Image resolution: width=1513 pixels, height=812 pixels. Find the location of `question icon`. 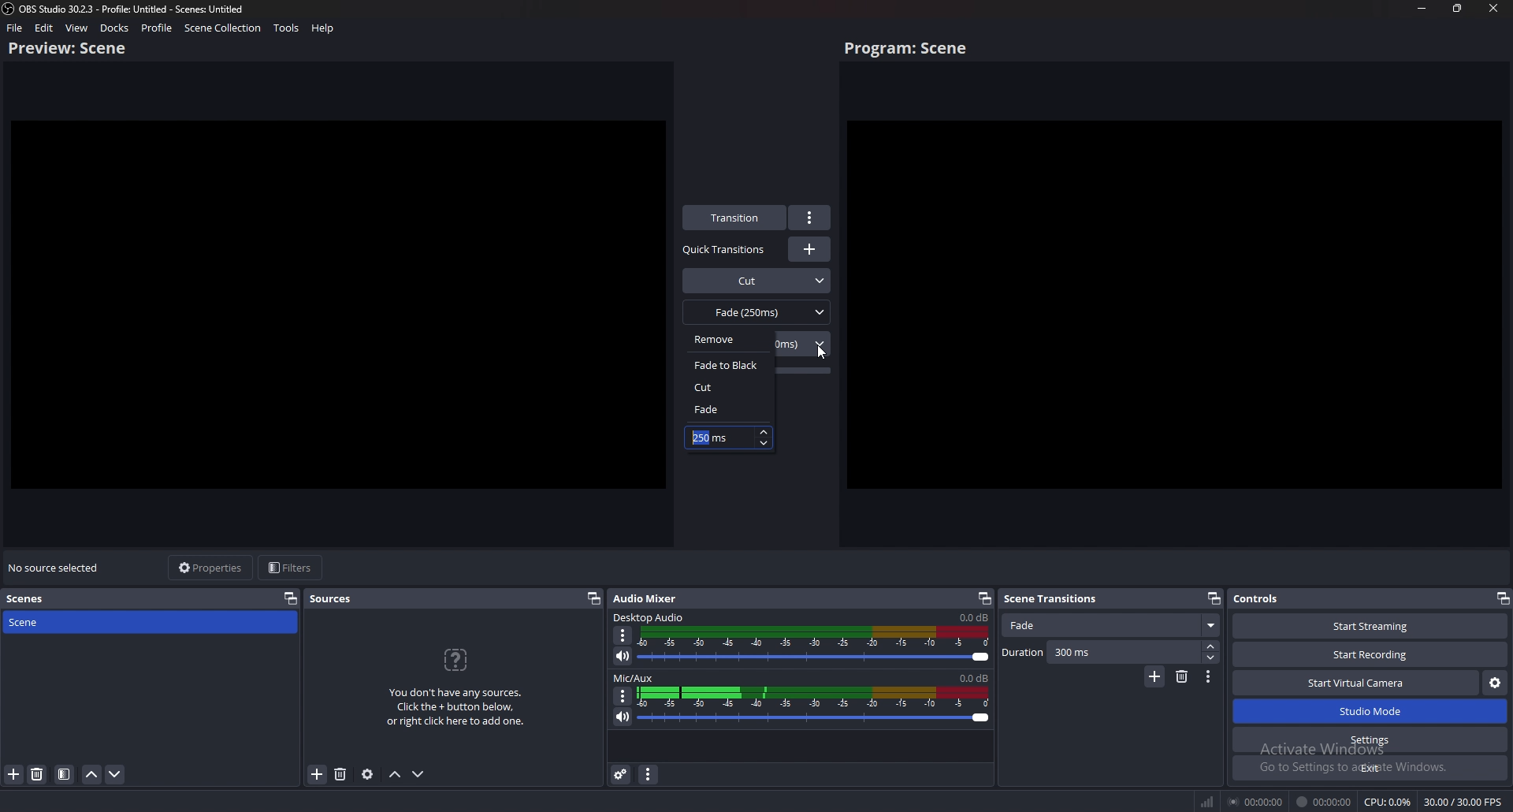

question icon is located at coordinates (457, 660).